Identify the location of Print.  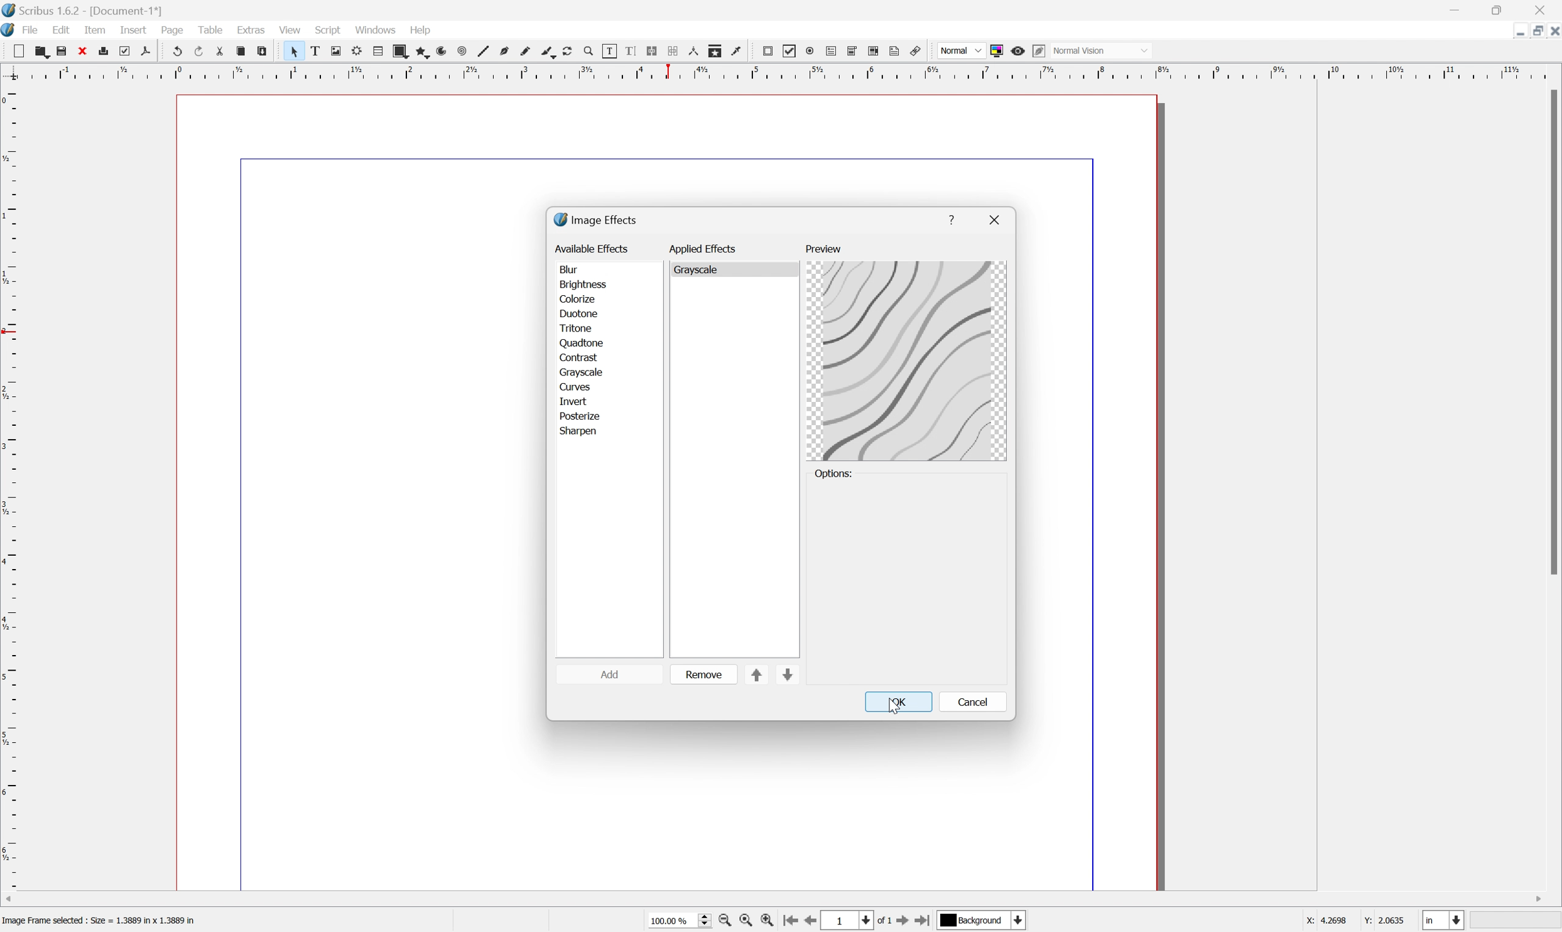
(107, 51).